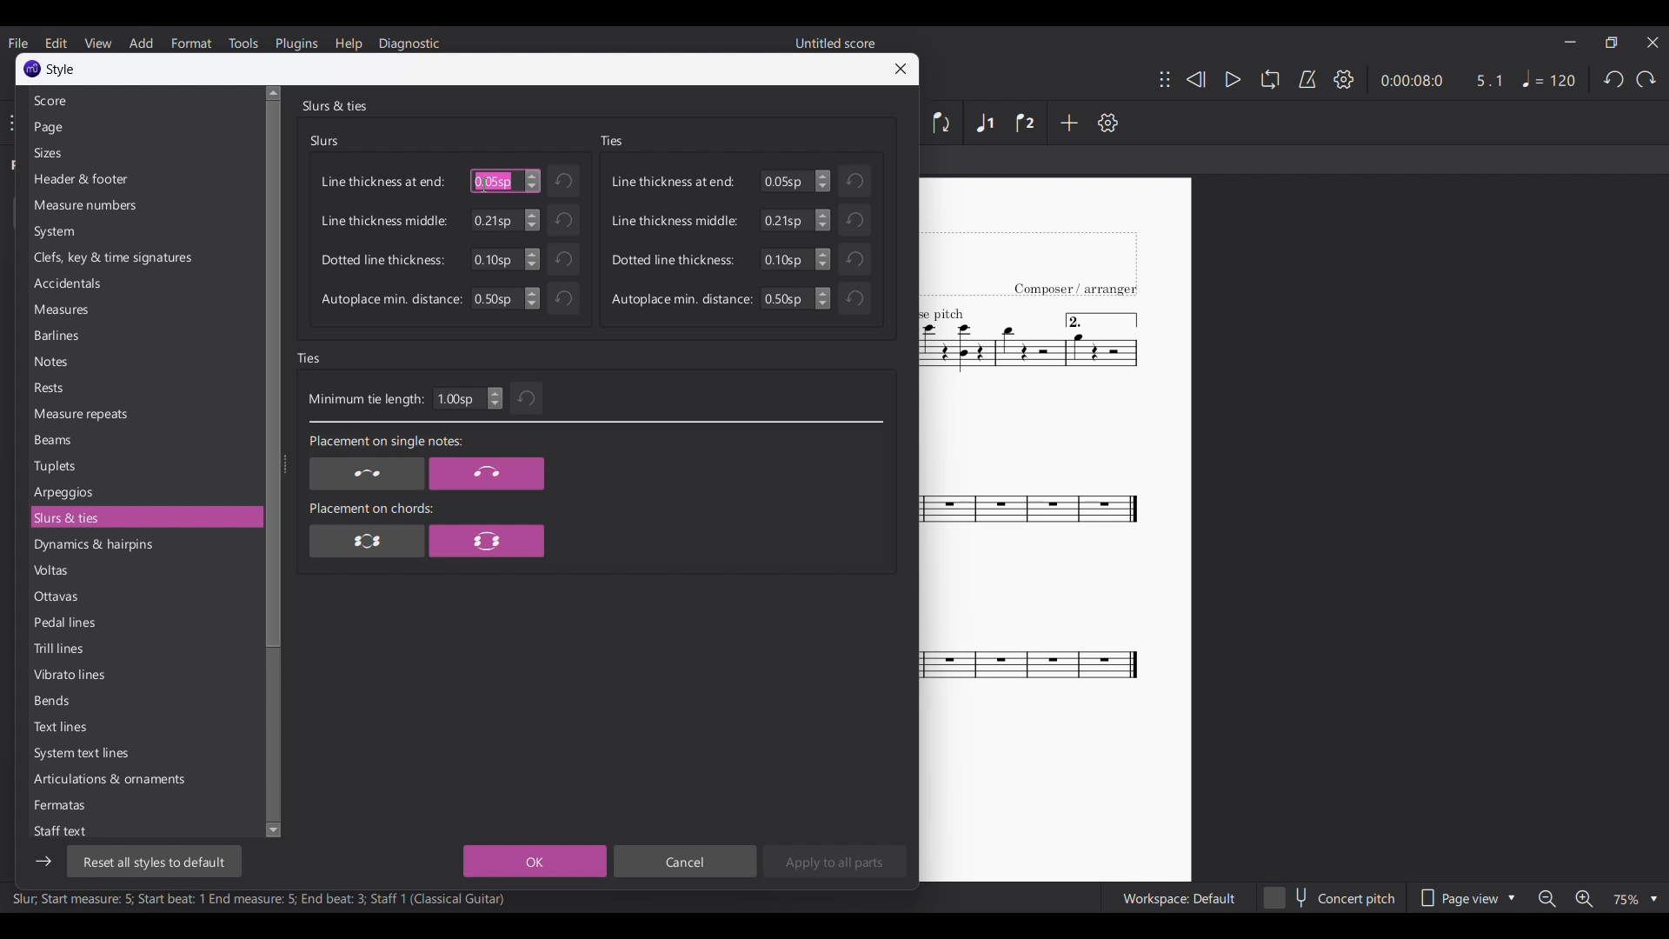 Image resolution: width=1669 pixels, height=939 pixels. I want to click on Header & footer, so click(143, 179).